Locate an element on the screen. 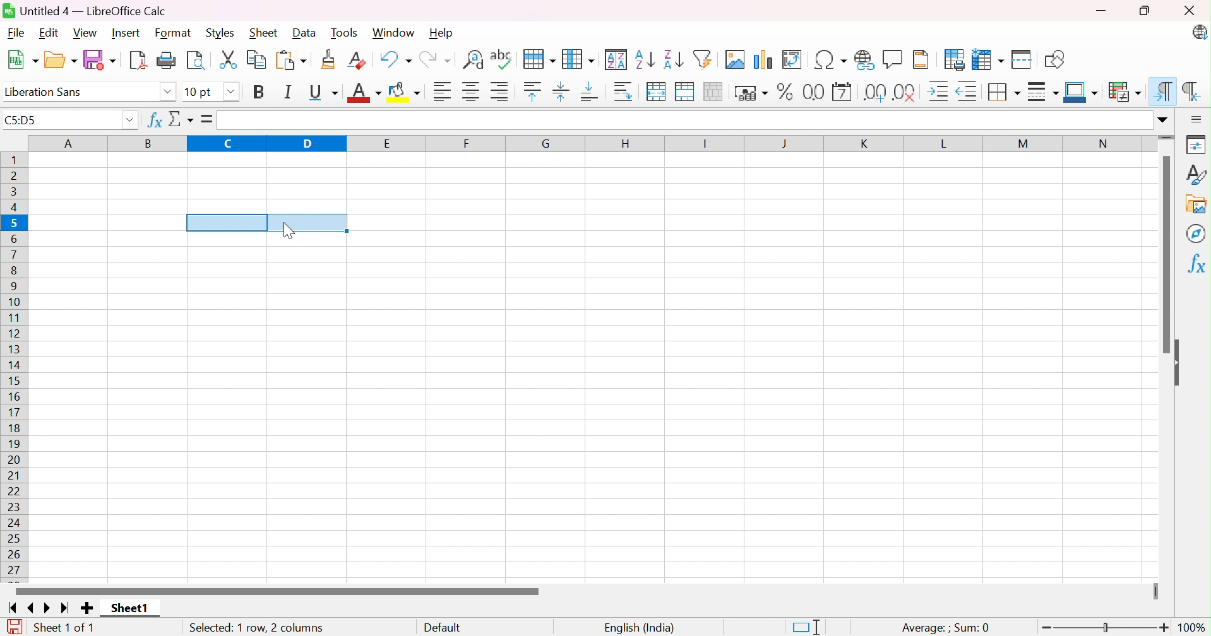  Headers and Footers is located at coordinates (924, 59).